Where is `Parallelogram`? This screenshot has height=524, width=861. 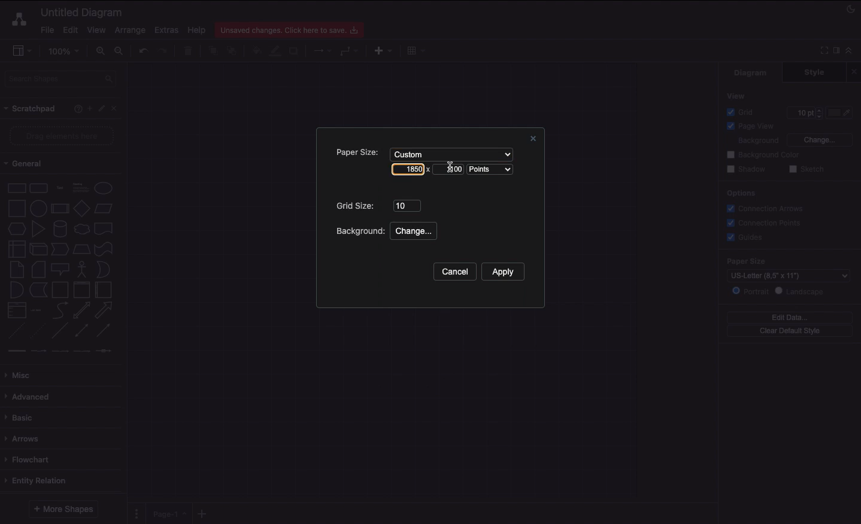 Parallelogram is located at coordinates (104, 209).